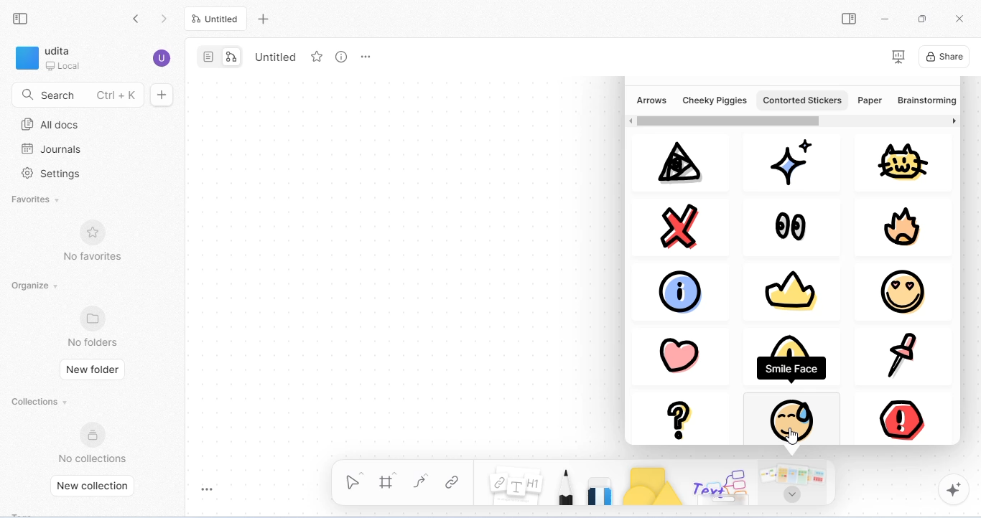 The height and width of the screenshot is (518, 981). I want to click on page mode, so click(209, 57).